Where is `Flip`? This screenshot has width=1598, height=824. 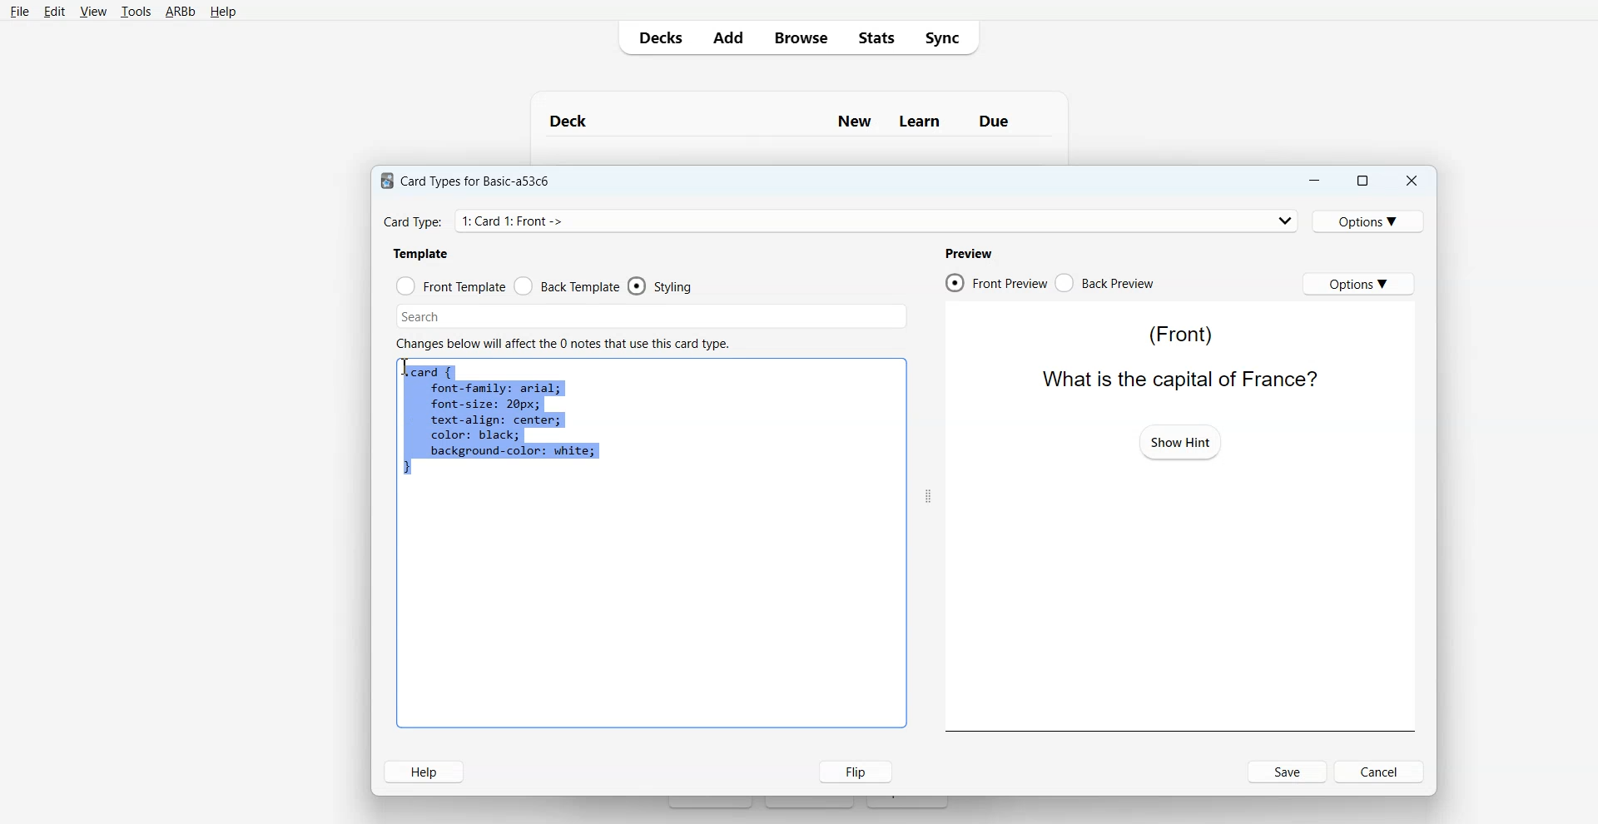 Flip is located at coordinates (851, 771).